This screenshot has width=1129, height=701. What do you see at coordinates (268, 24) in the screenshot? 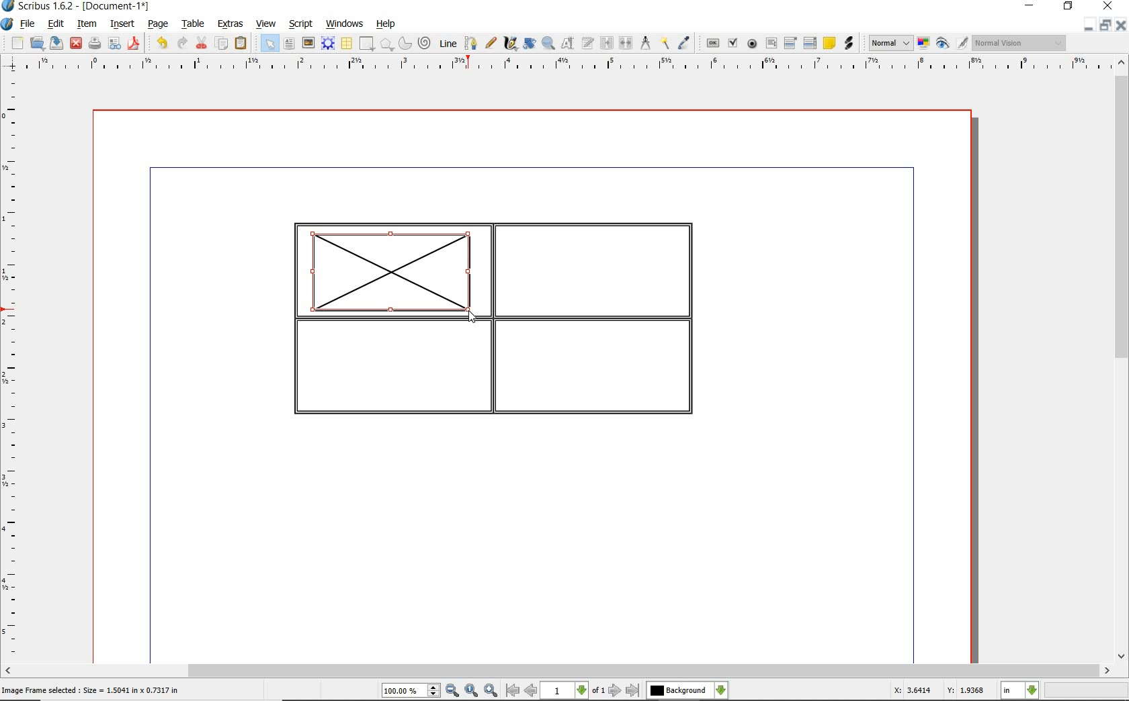
I see `view ` at bounding box center [268, 24].